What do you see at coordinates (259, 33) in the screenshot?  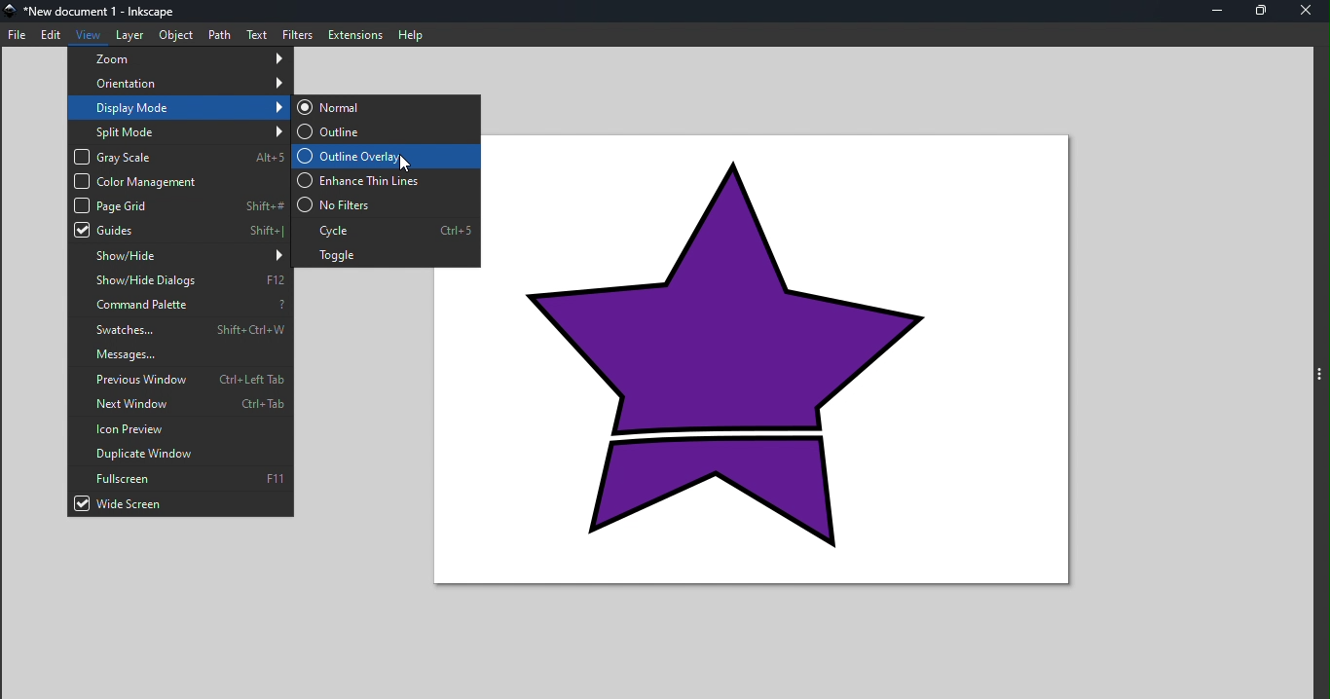 I see `Text` at bounding box center [259, 33].